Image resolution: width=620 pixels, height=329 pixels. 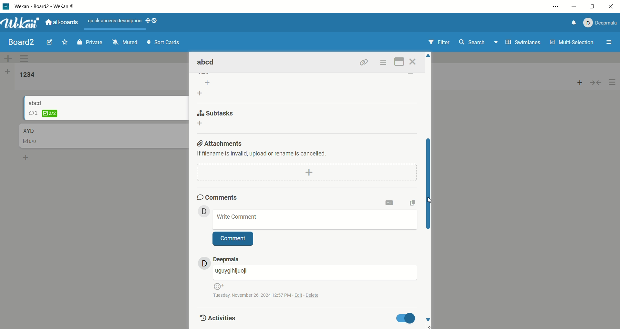 I want to click on comments, so click(x=218, y=196).